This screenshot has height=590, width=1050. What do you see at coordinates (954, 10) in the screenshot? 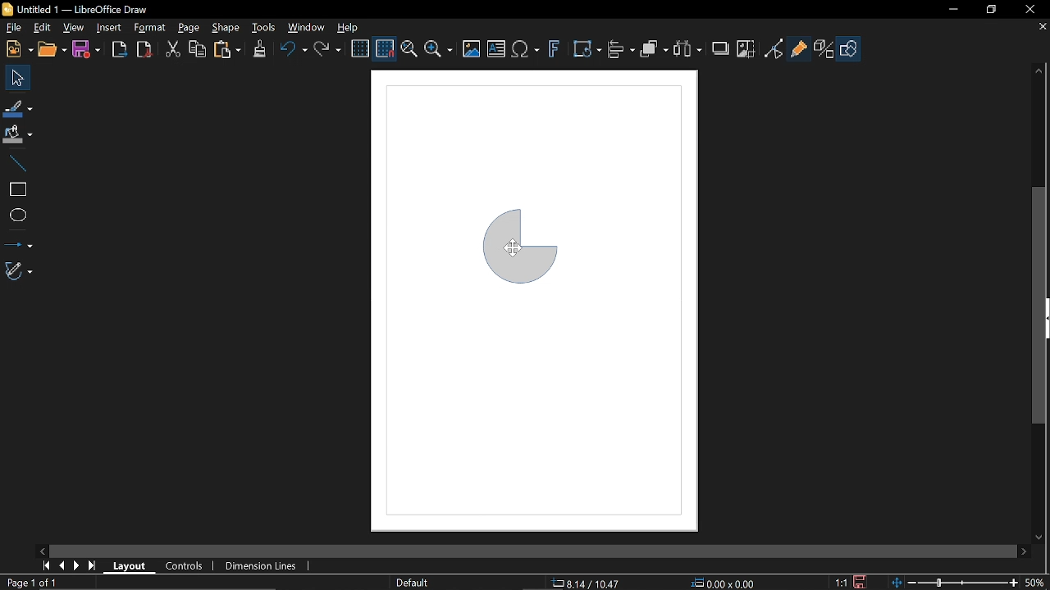
I see `Minimize` at bounding box center [954, 10].